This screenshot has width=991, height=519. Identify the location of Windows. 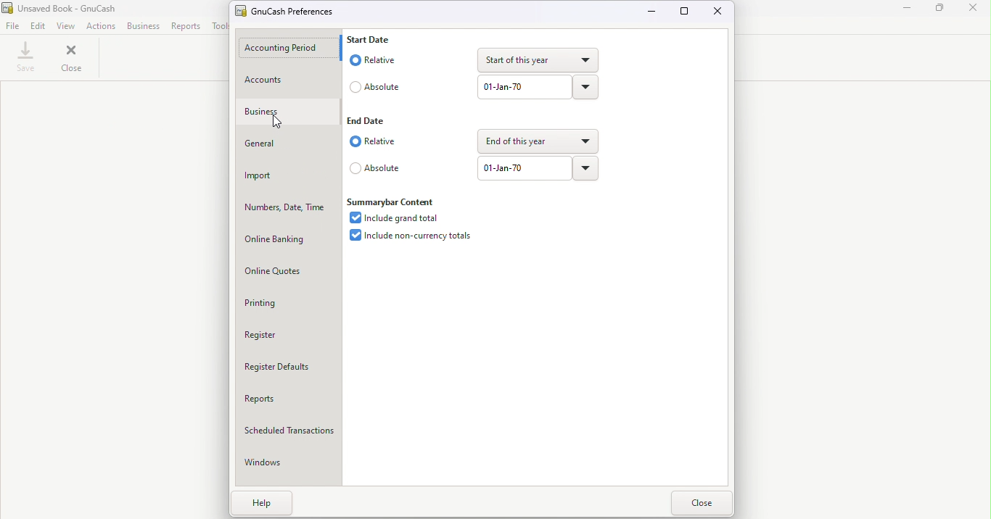
(291, 465).